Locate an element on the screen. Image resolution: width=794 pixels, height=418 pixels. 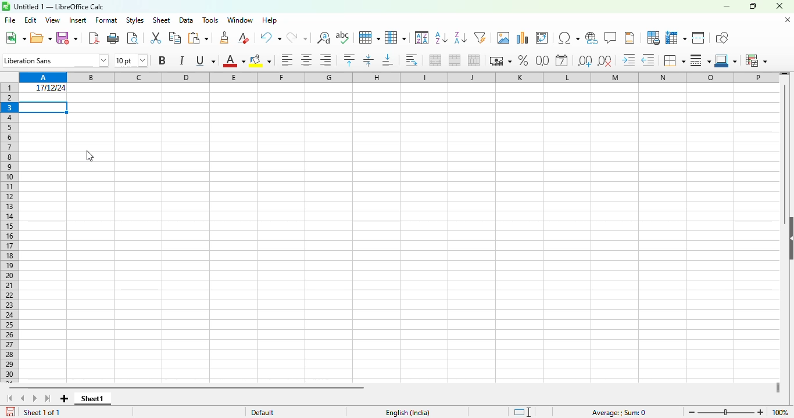
italic is located at coordinates (181, 60).